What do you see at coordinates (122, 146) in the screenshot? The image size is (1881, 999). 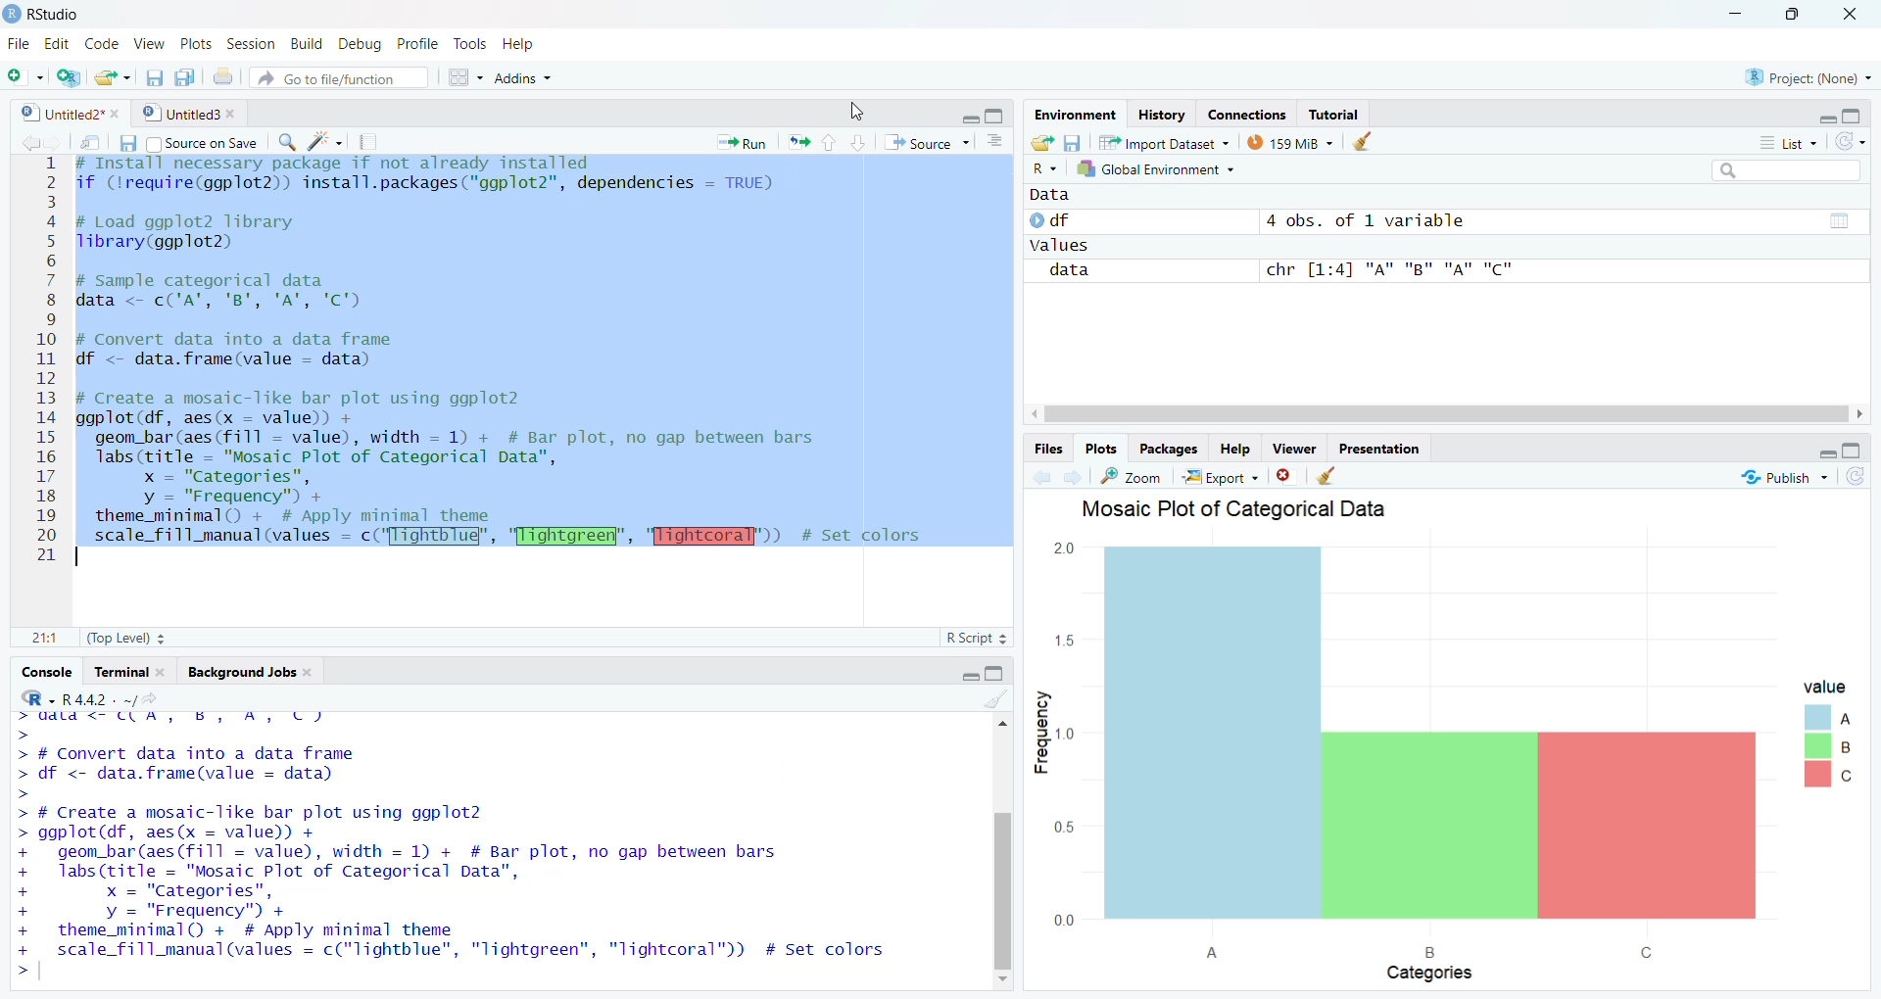 I see `Save` at bounding box center [122, 146].